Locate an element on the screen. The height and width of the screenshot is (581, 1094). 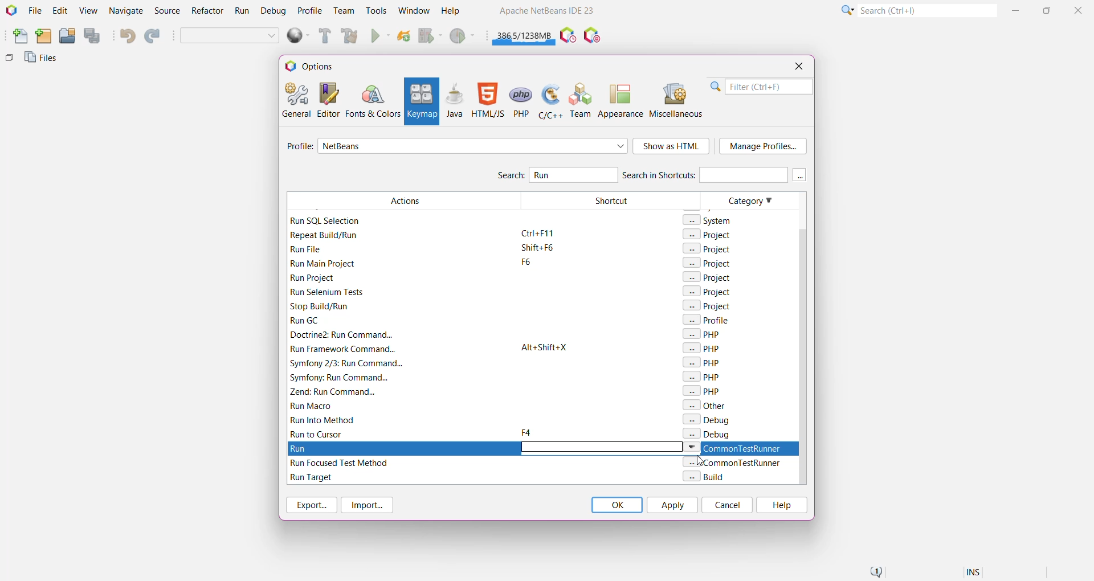
Click or press Shift+F10 for Category Selection is located at coordinates (846, 10).